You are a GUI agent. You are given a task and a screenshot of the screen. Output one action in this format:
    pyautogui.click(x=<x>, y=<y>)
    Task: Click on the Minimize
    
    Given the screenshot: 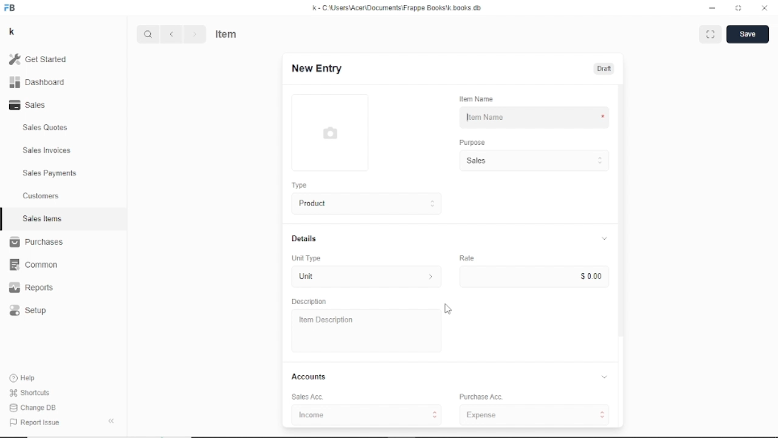 What is the action you would take?
    pyautogui.click(x=713, y=9)
    